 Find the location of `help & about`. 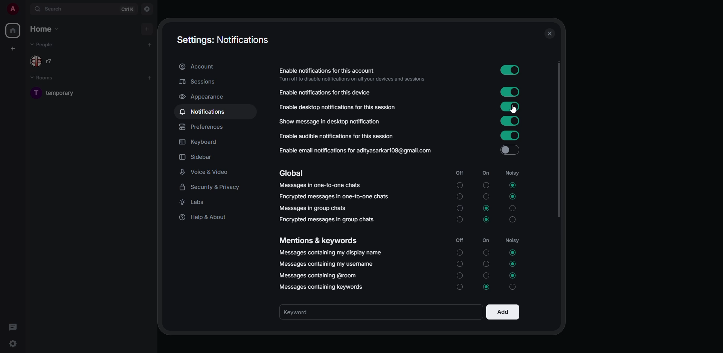

help & about is located at coordinates (204, 218).